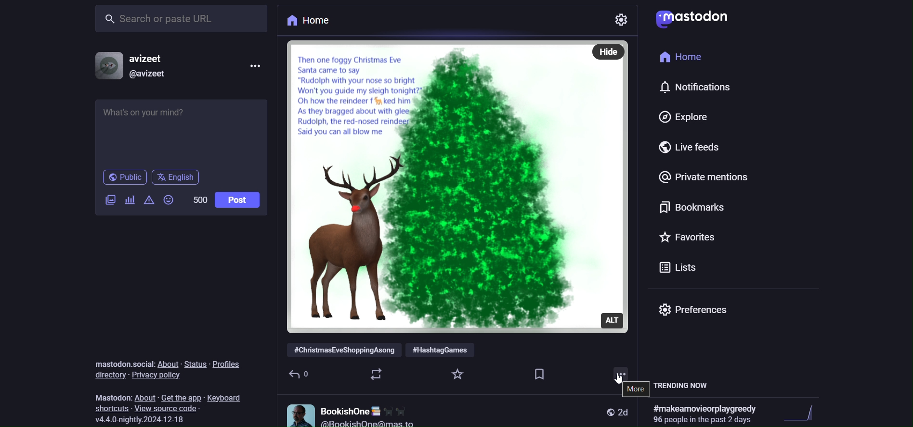 The width and height of the screenshot is (913, 427). I want to click on status, so click(196, 364).